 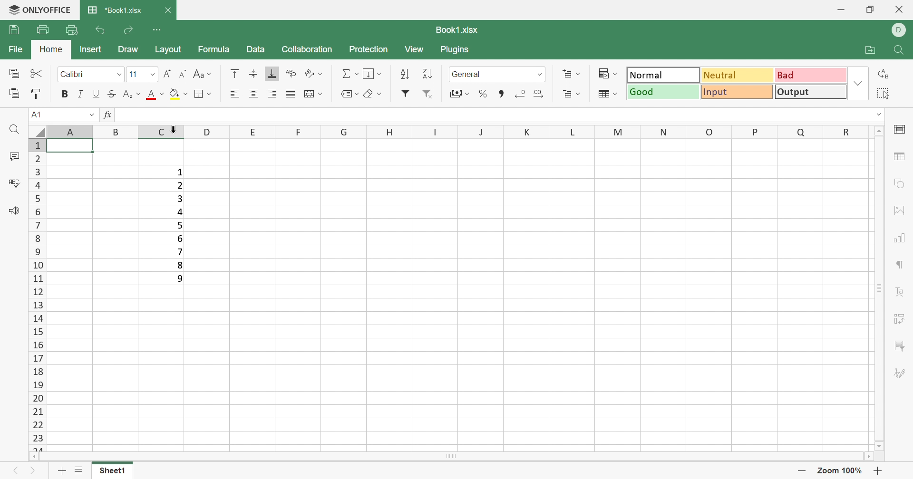 What do you see at coordinates (17, 49) in the screenshot?
I see `File` at bounding box center [17, 49].